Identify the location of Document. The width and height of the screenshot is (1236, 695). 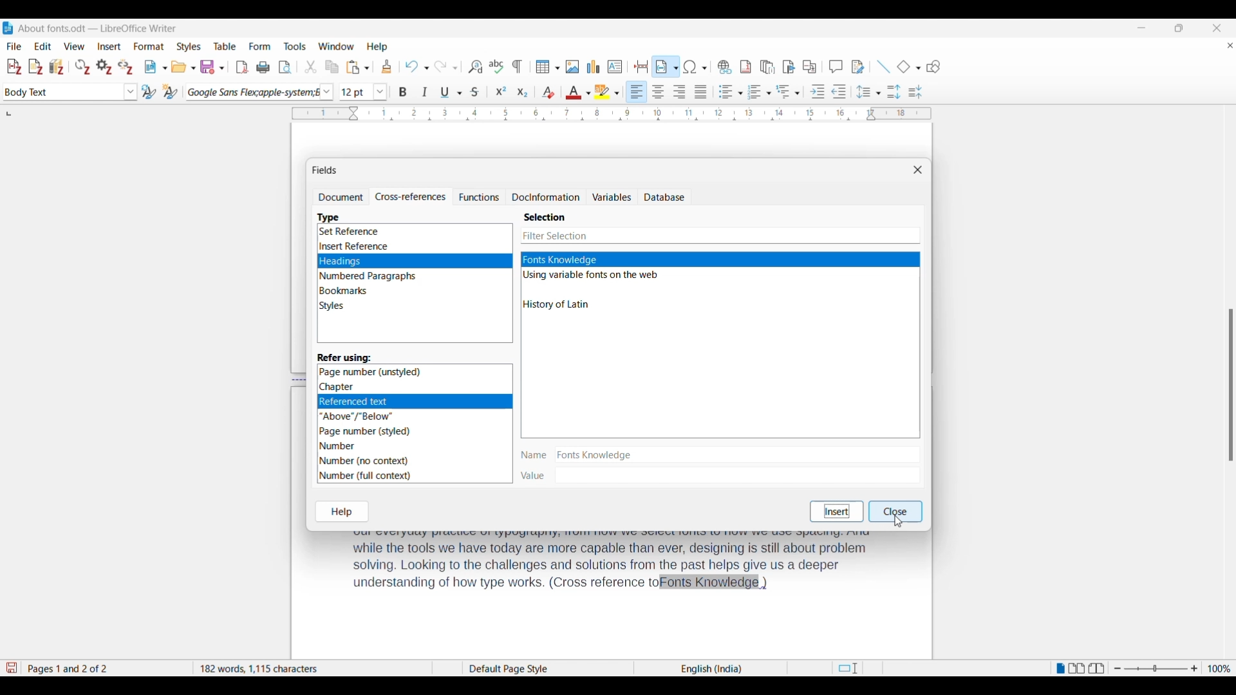
(340, 197).